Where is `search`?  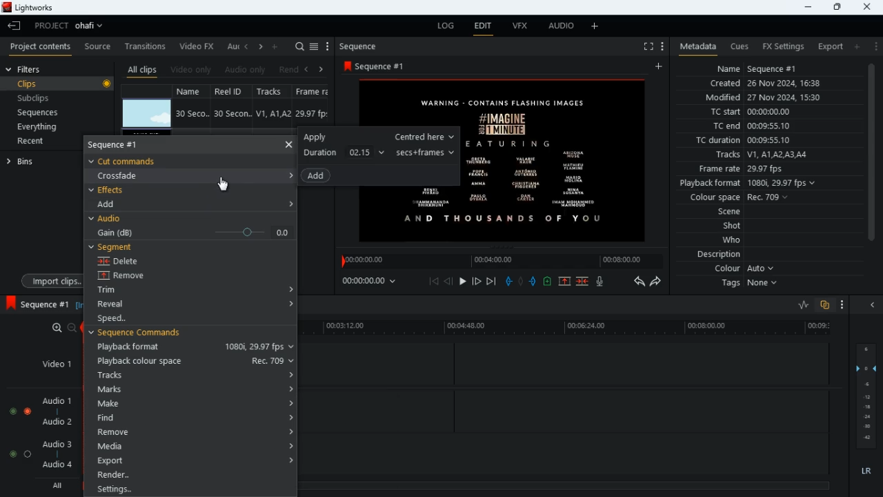
search is located at coordinates (299, 47).